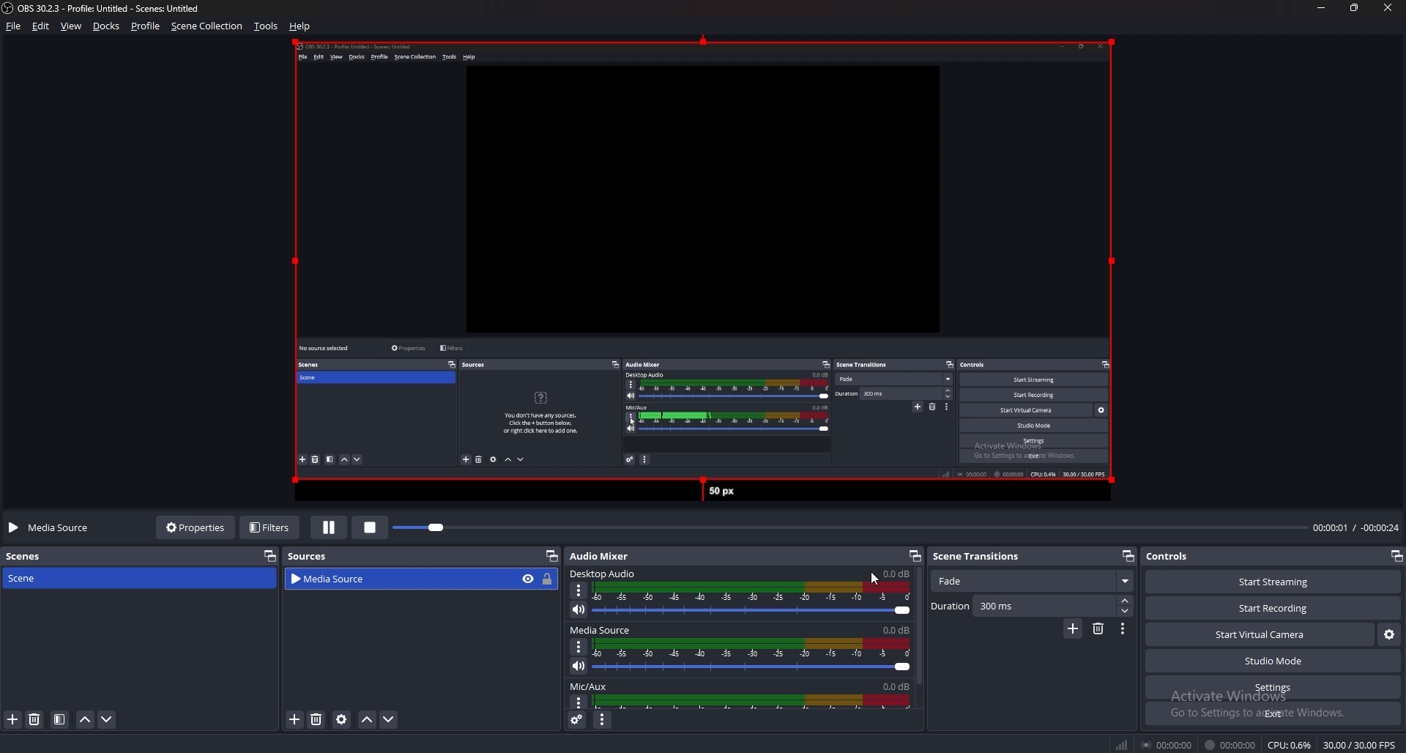 This screenshot has height=753, width=1406. What do you see at coordinates (1274, 661) in the screenshot?
I see `Studio mode` at bounding box center [1274, 661].